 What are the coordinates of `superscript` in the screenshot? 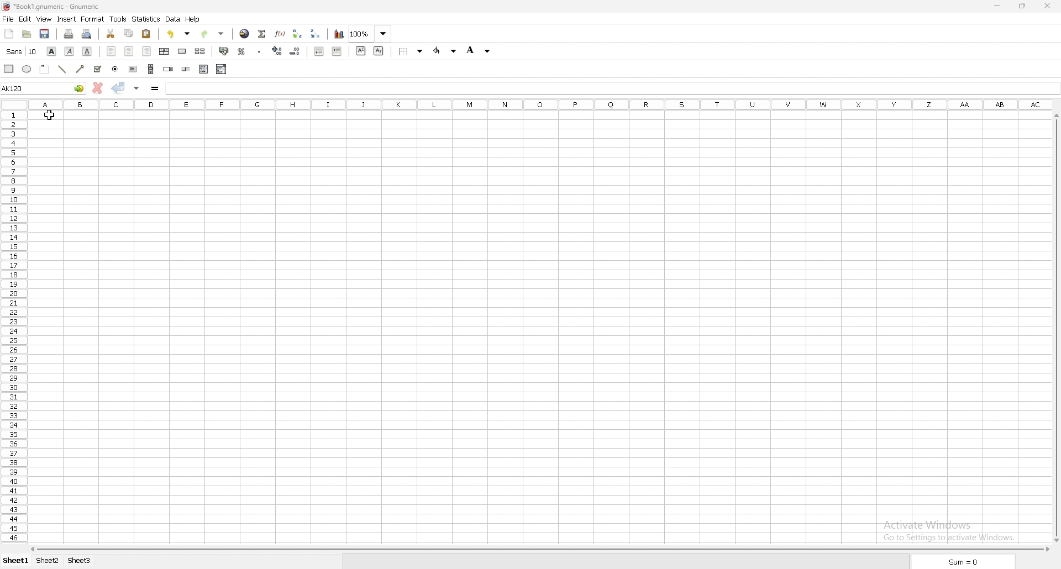 It's located at (361, 51).